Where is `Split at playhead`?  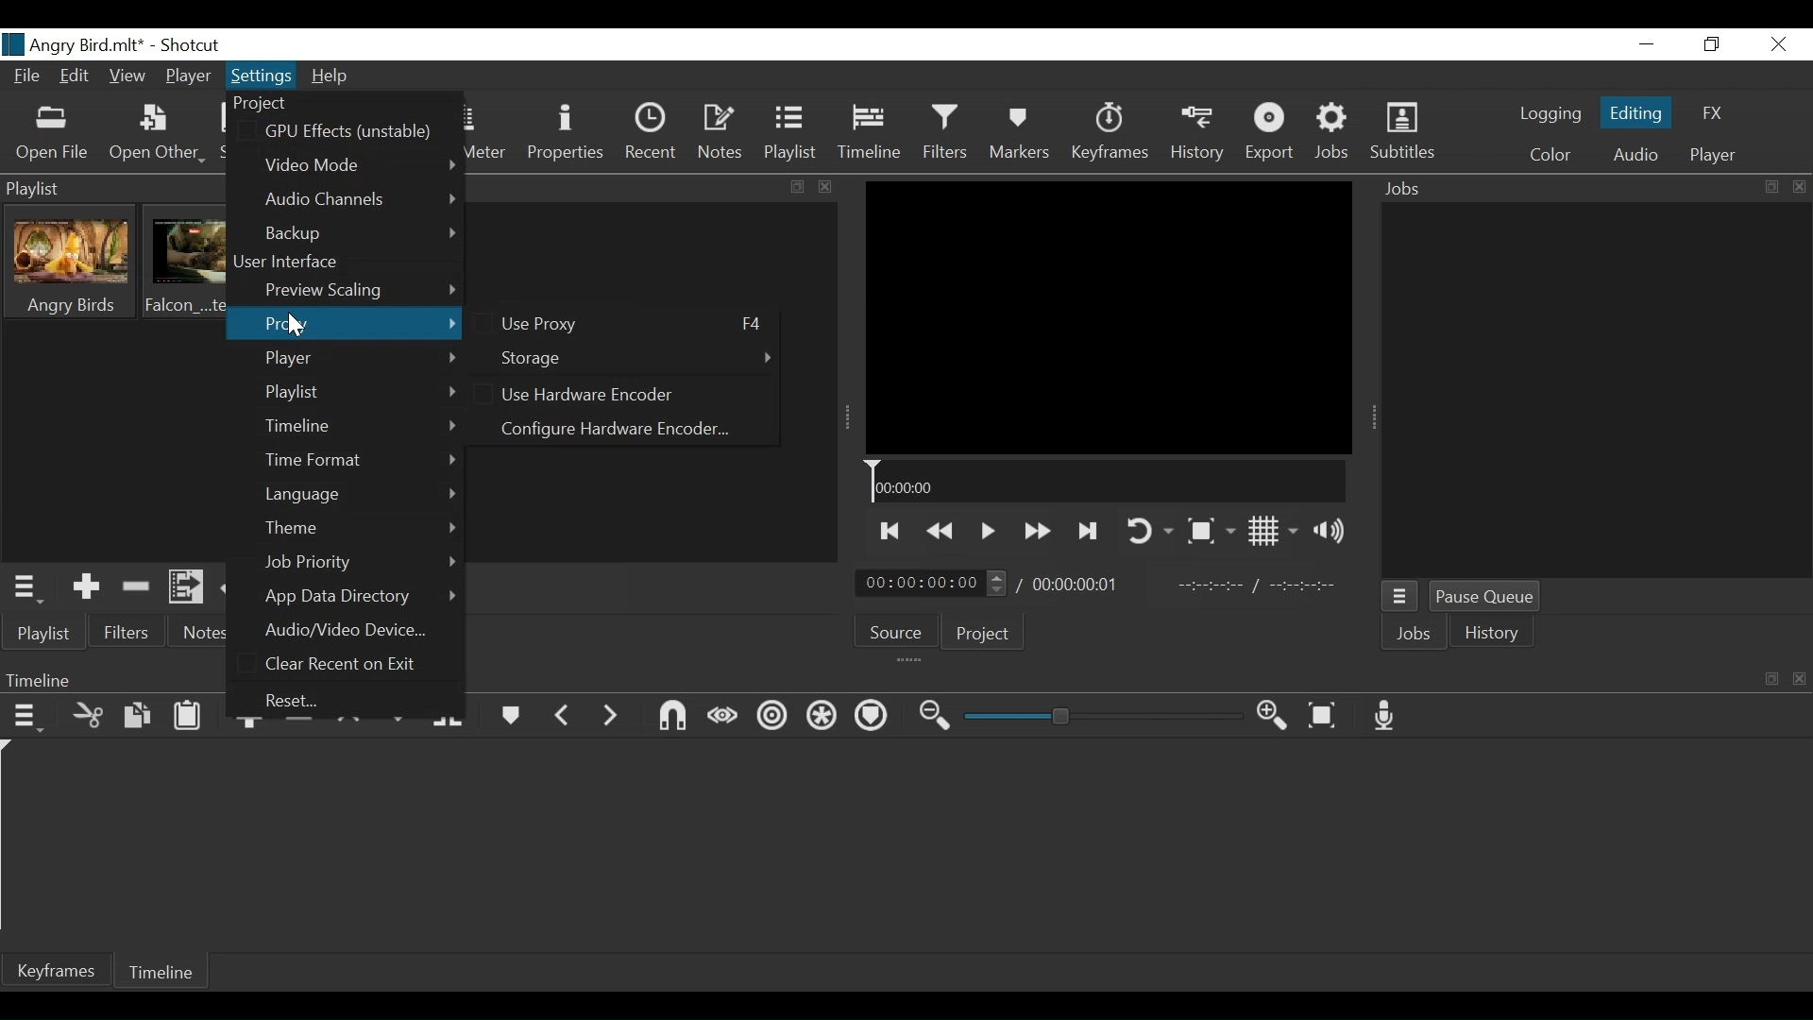 Split at playhead is located at coordinates (452, 718).